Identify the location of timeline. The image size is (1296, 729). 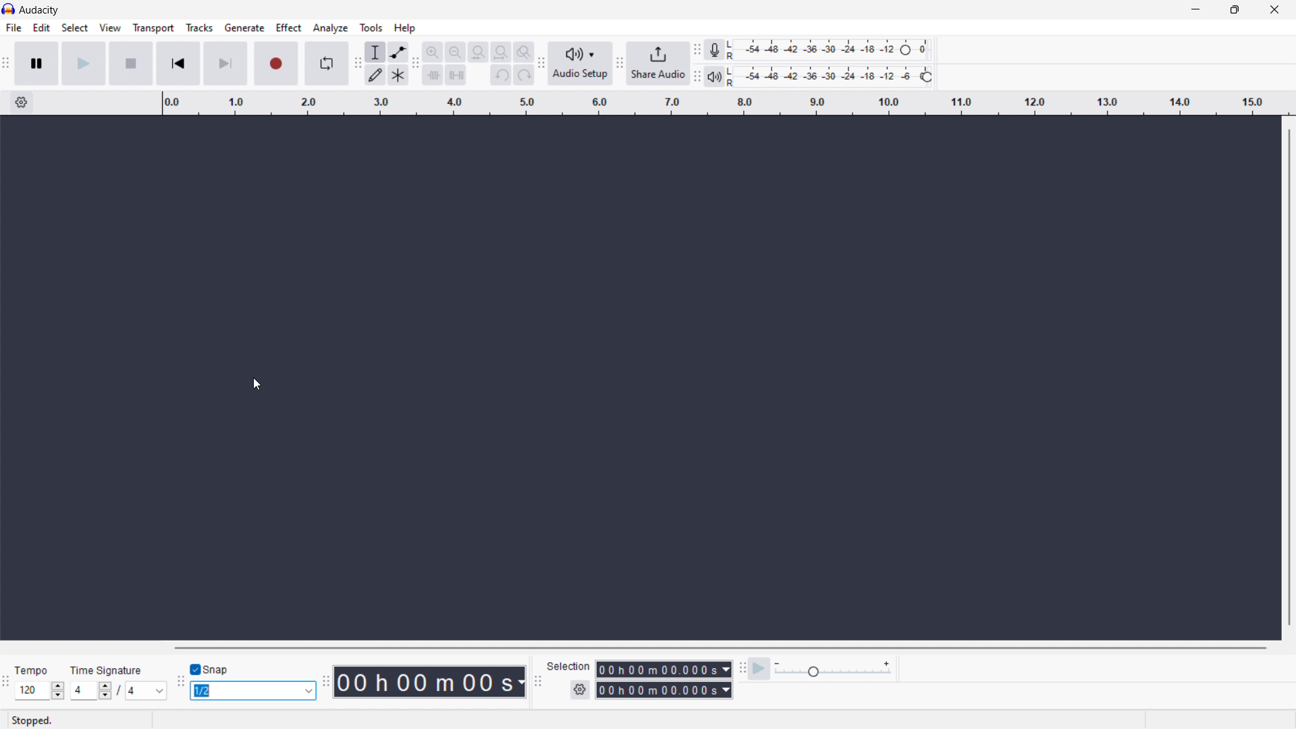
(724, 103).